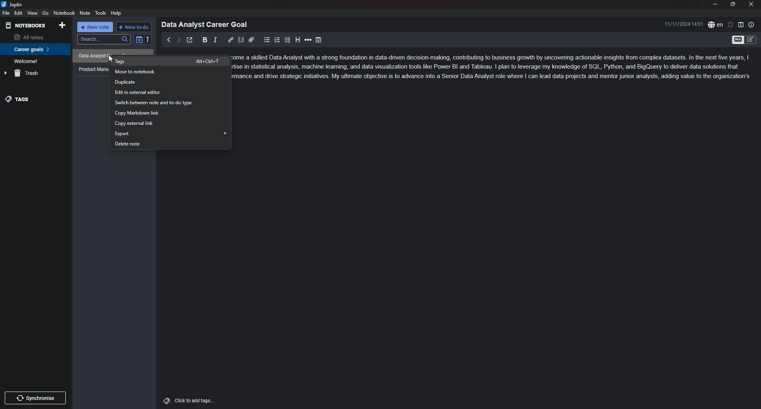 This screenshot has height=409, width=761. Describe the element at coordinates (179, 40) in the screenshot. I see `next` at that location.